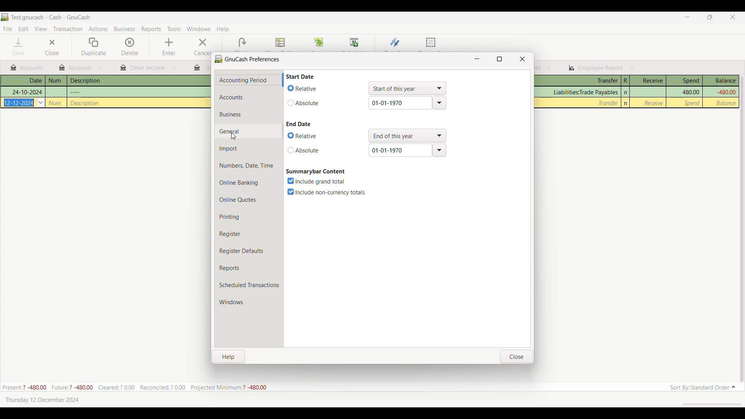 This screenshot has height=419, width=745. I want to click on Click to see calendar, so click(439, 103).